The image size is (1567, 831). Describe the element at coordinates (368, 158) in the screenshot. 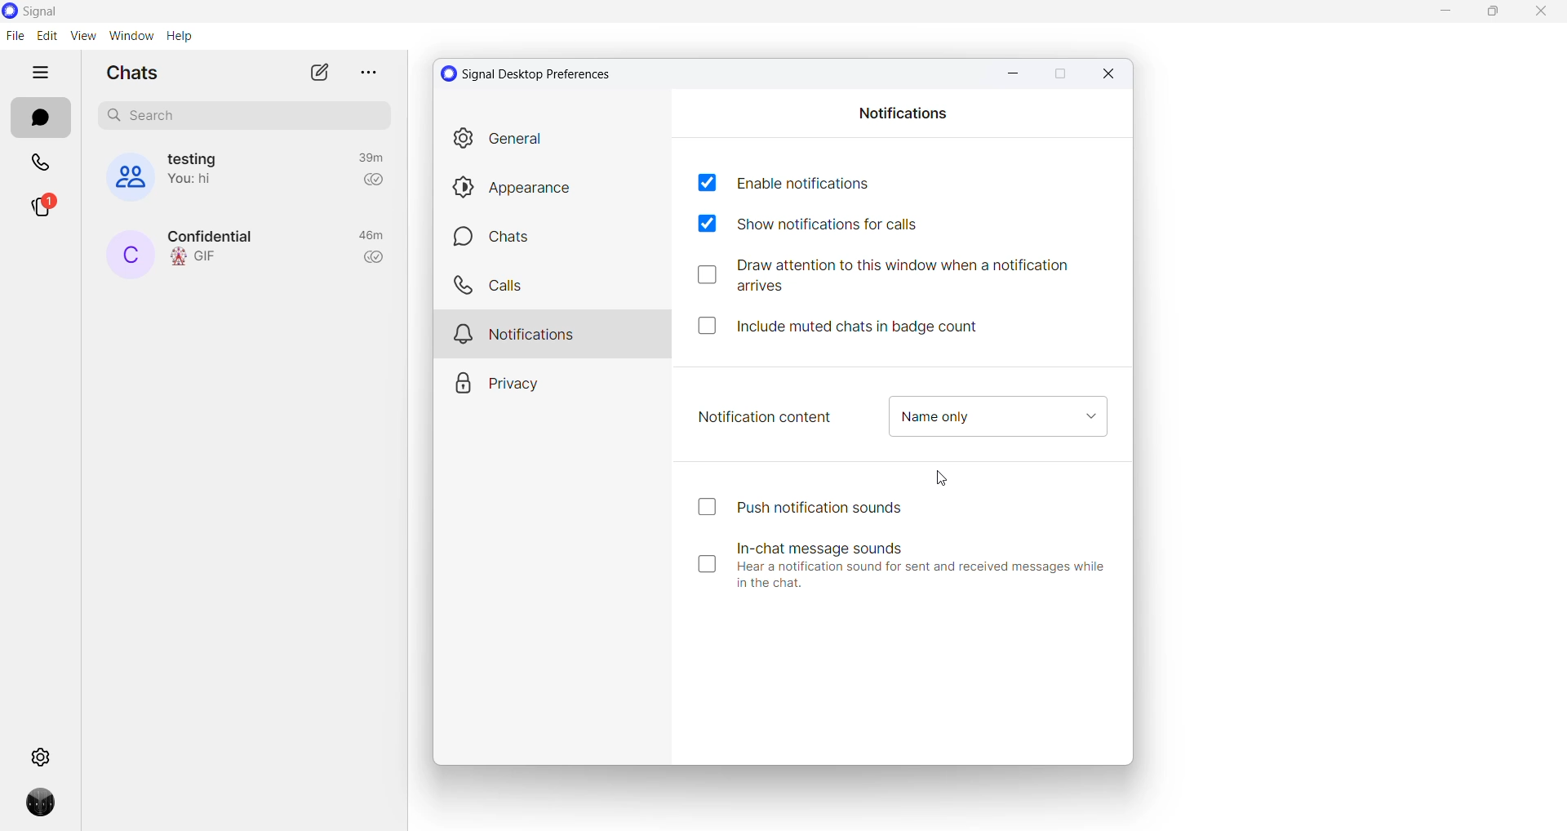

I see `last active time` at that location.